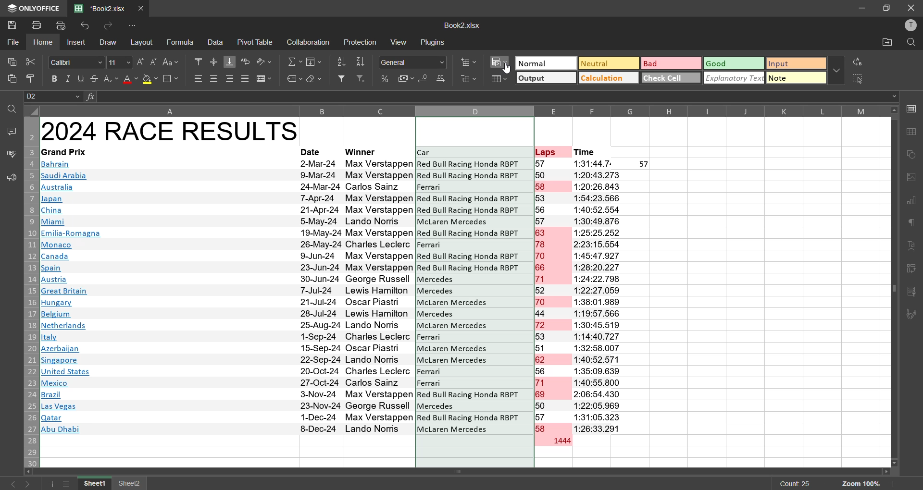 This screenshot has height=490, width=923. Describe the element at coordinates (461, 24) in the screenshot. I see `filename` at that location.